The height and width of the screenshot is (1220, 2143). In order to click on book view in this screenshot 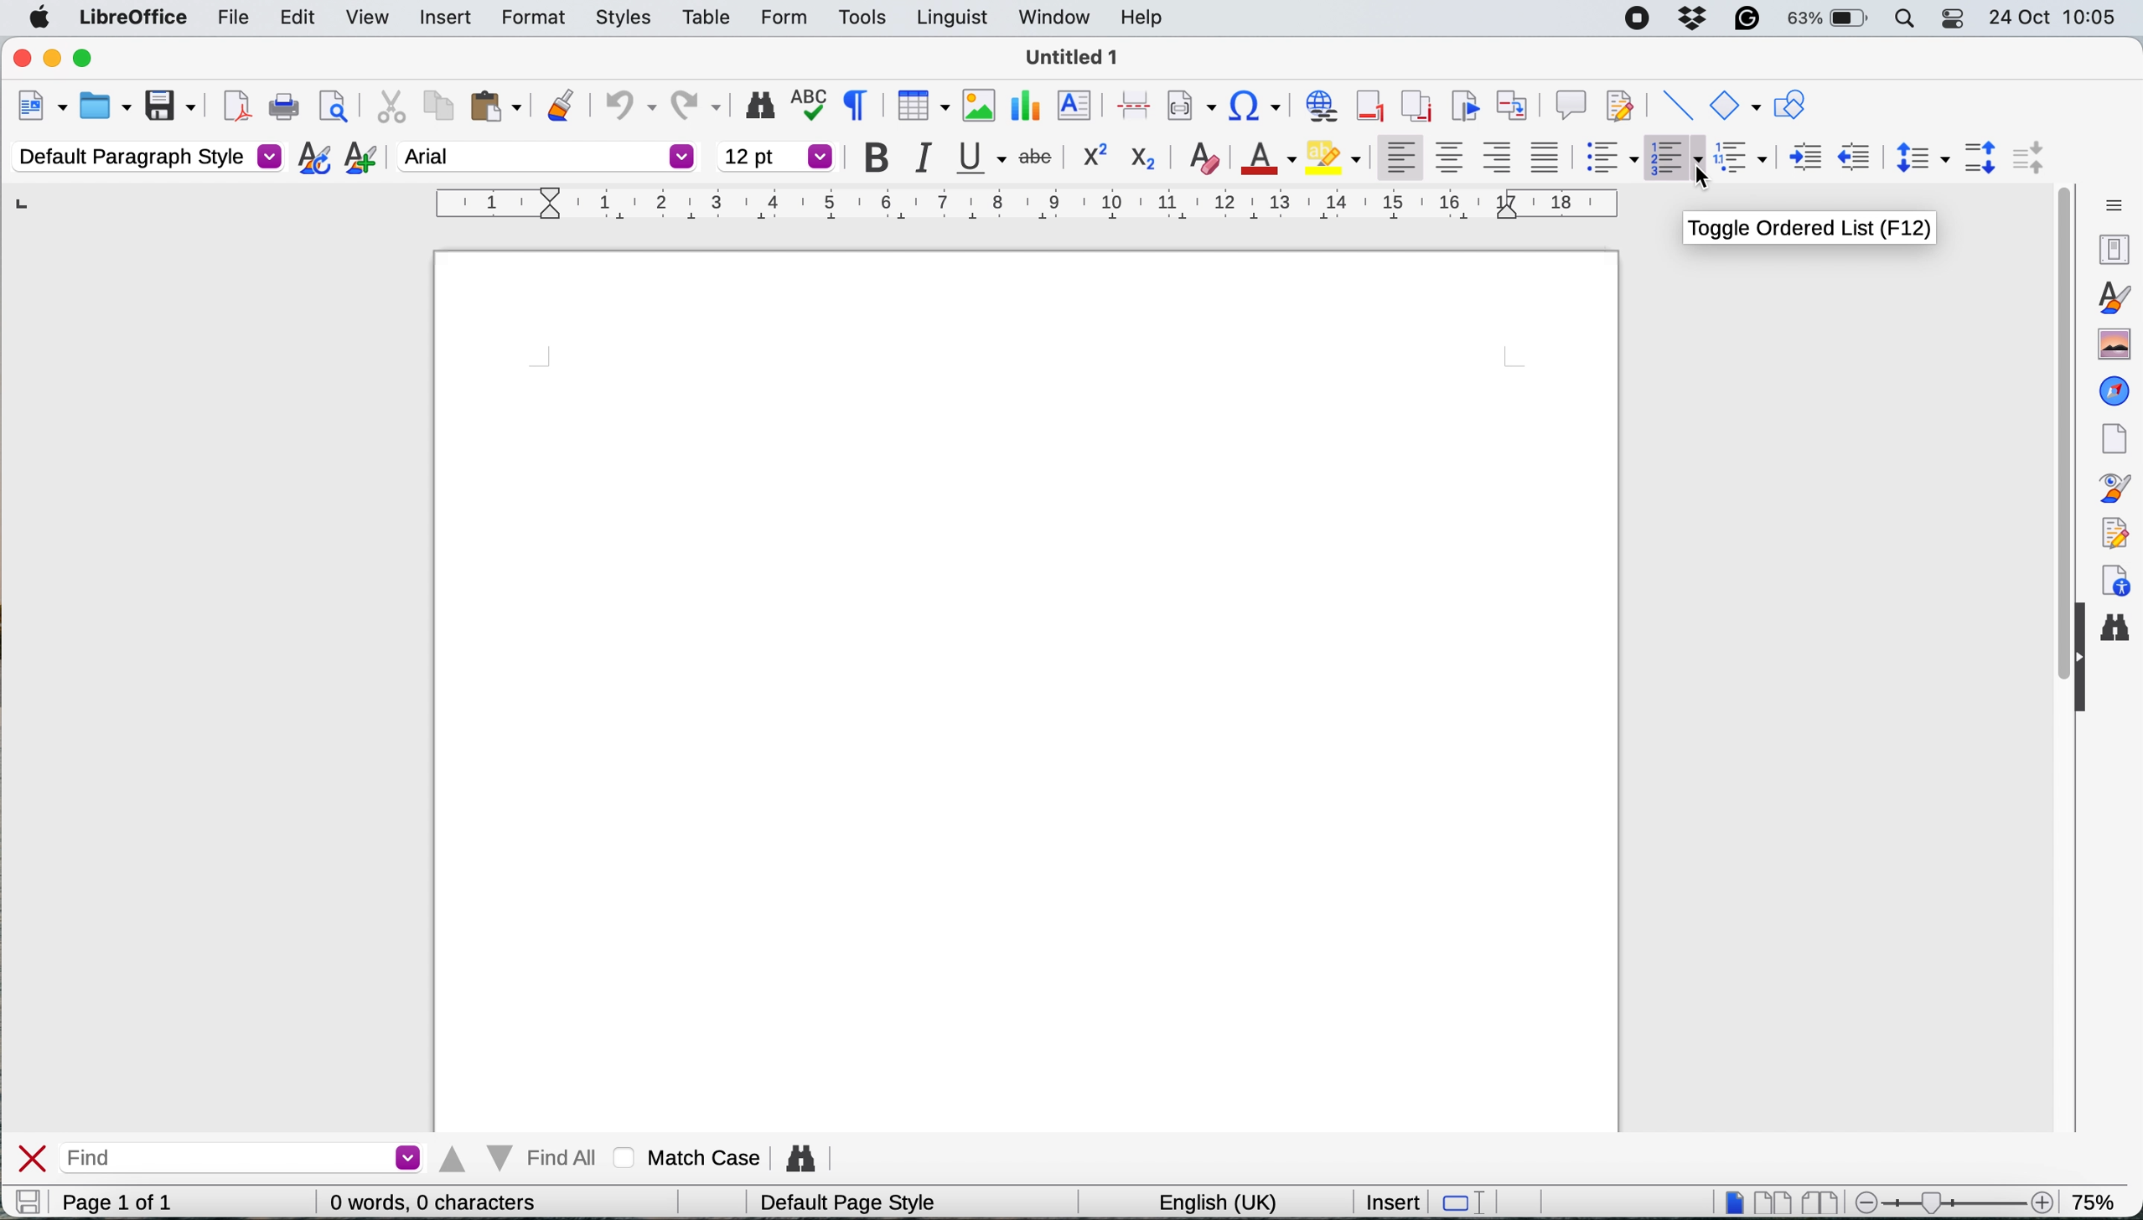, I will do `click(1824, 1203)`.